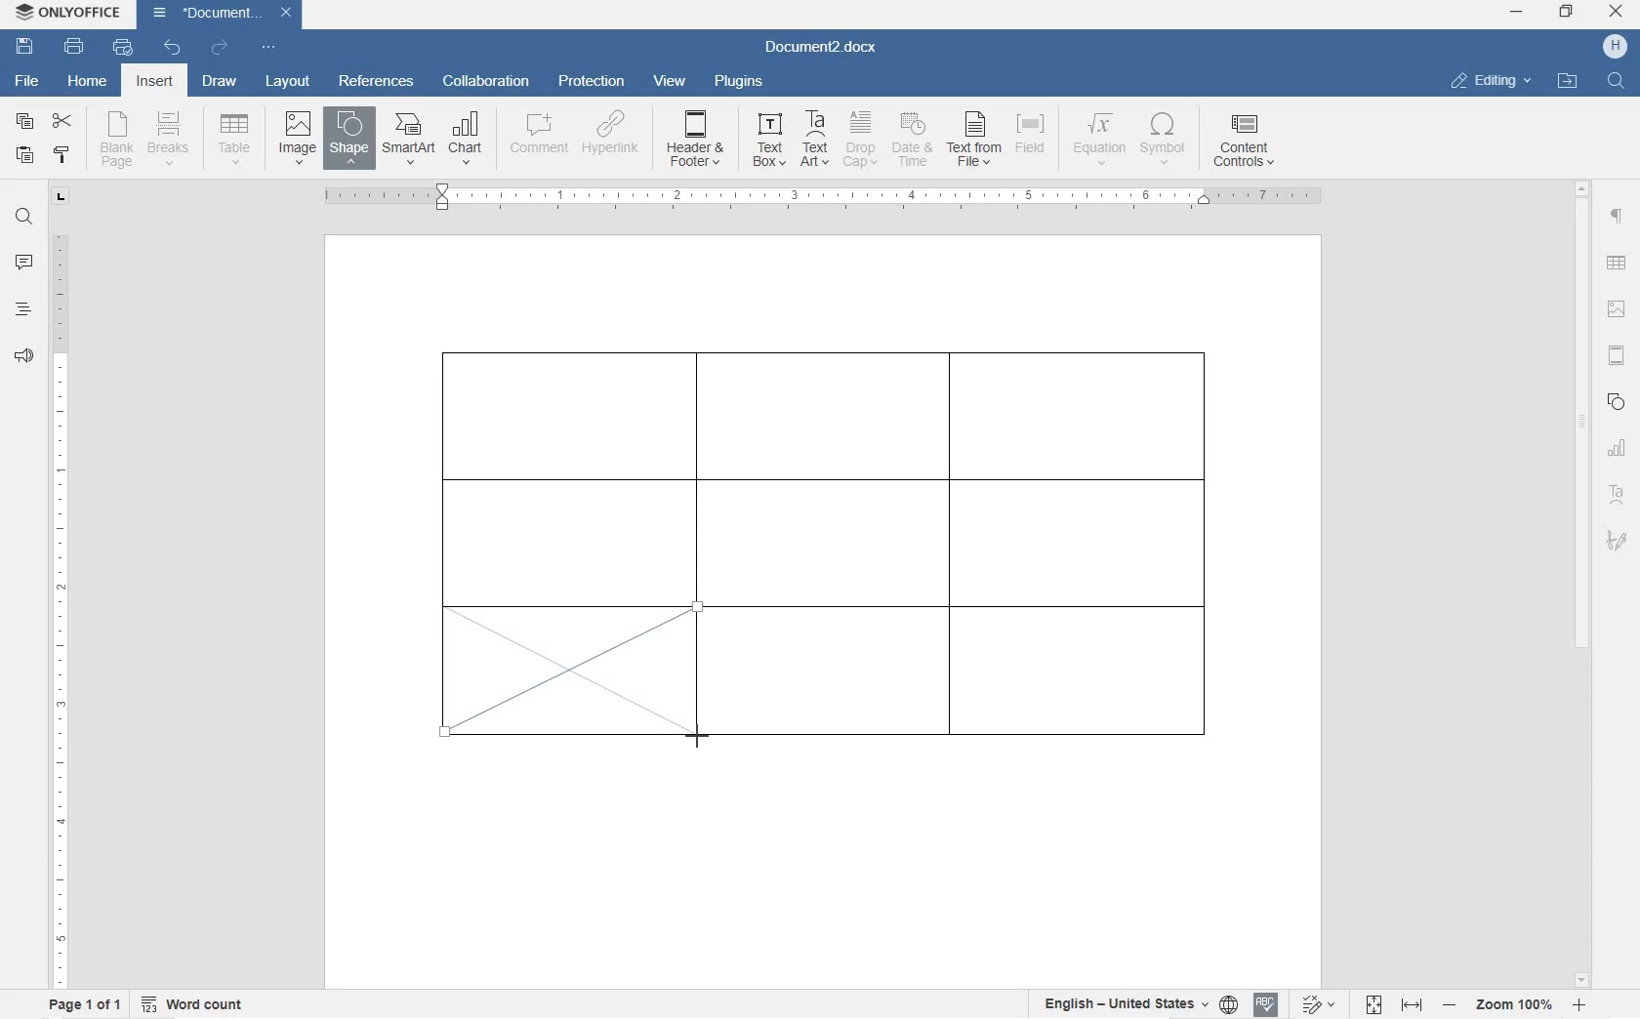  What do you see at coordinates (23, 309) in the screenshot?
I see `headings` at bounding box center [23, 309].